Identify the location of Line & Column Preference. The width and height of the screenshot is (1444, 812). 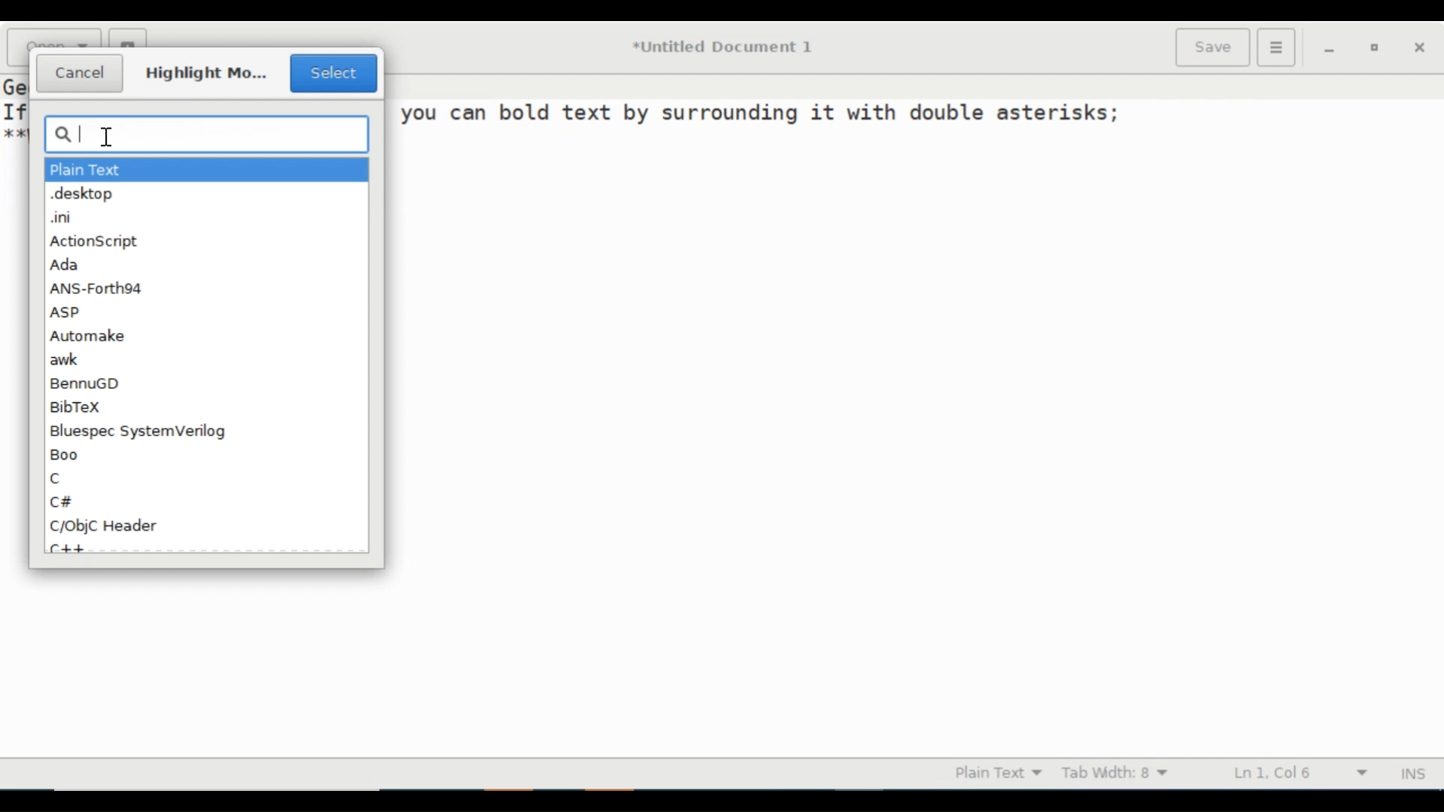
(1306, 772).